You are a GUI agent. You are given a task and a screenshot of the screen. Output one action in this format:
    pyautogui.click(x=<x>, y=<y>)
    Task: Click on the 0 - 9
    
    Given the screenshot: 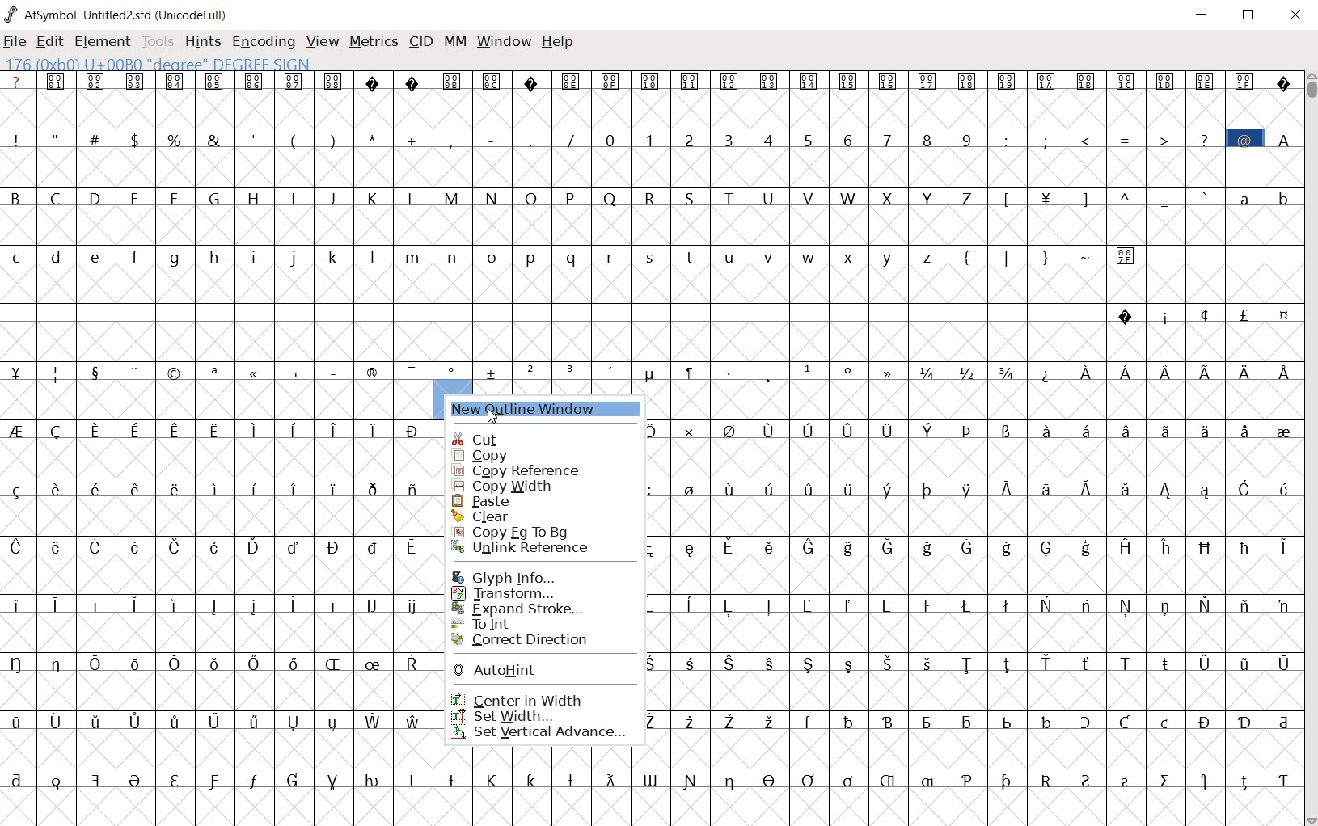 What is the action you would take?
    pyautogui.click(x=785, y=138)
    